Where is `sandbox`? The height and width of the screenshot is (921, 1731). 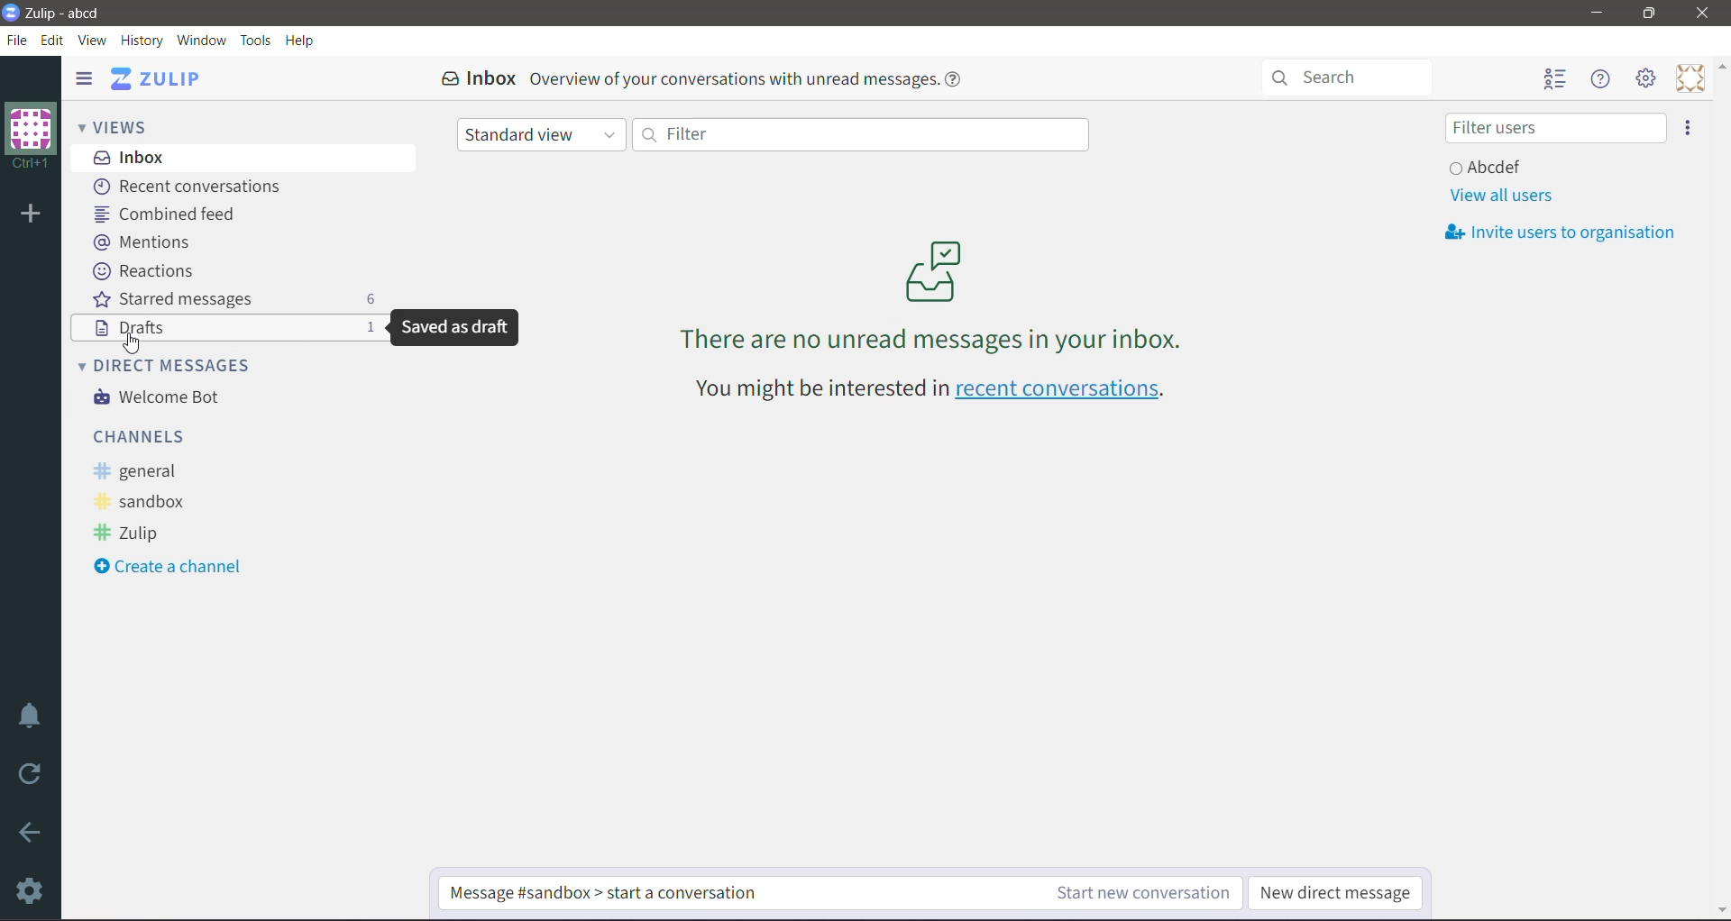 sandbox is located at coordinates (147, 503).